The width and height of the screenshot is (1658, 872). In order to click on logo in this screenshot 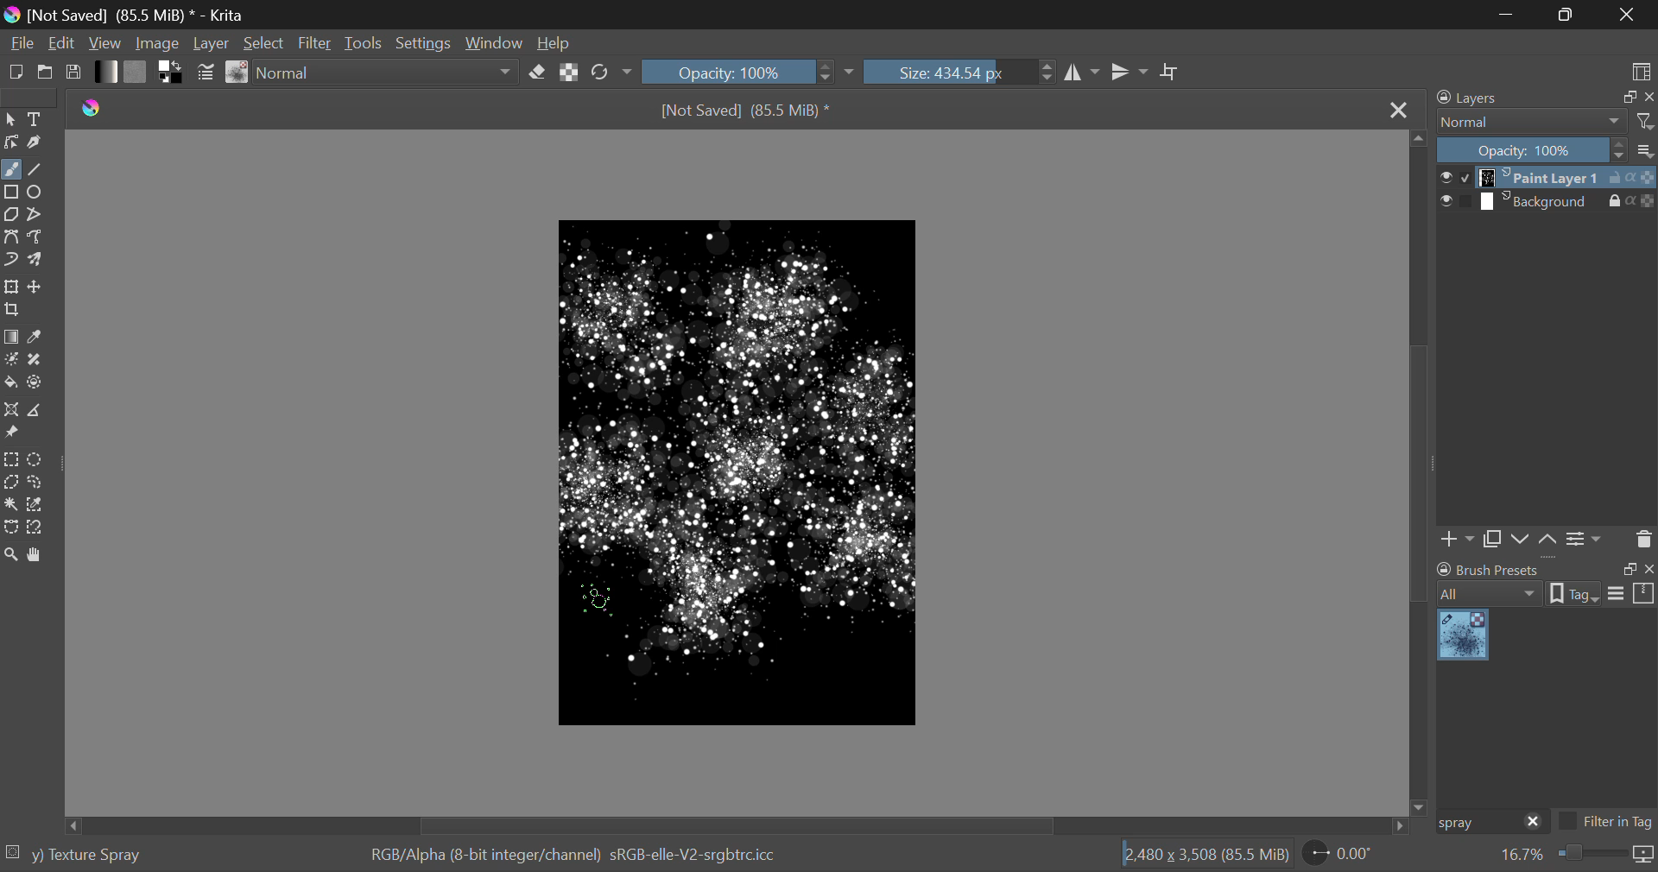, I will do `click(15, 16)`.